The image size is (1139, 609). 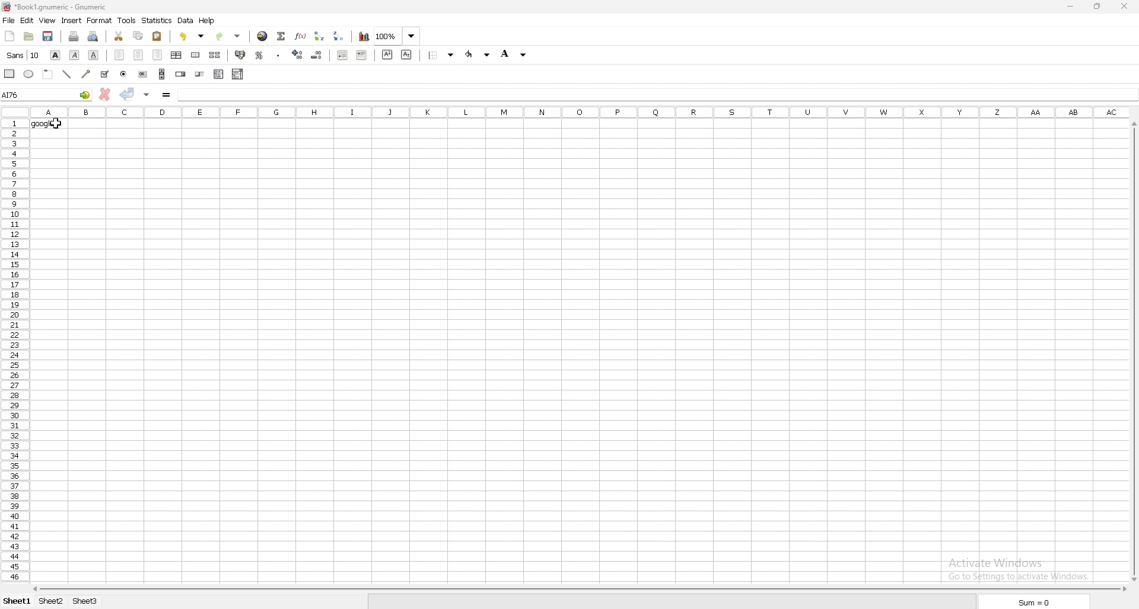 I want to click on tools, so click(x=126, y=20).